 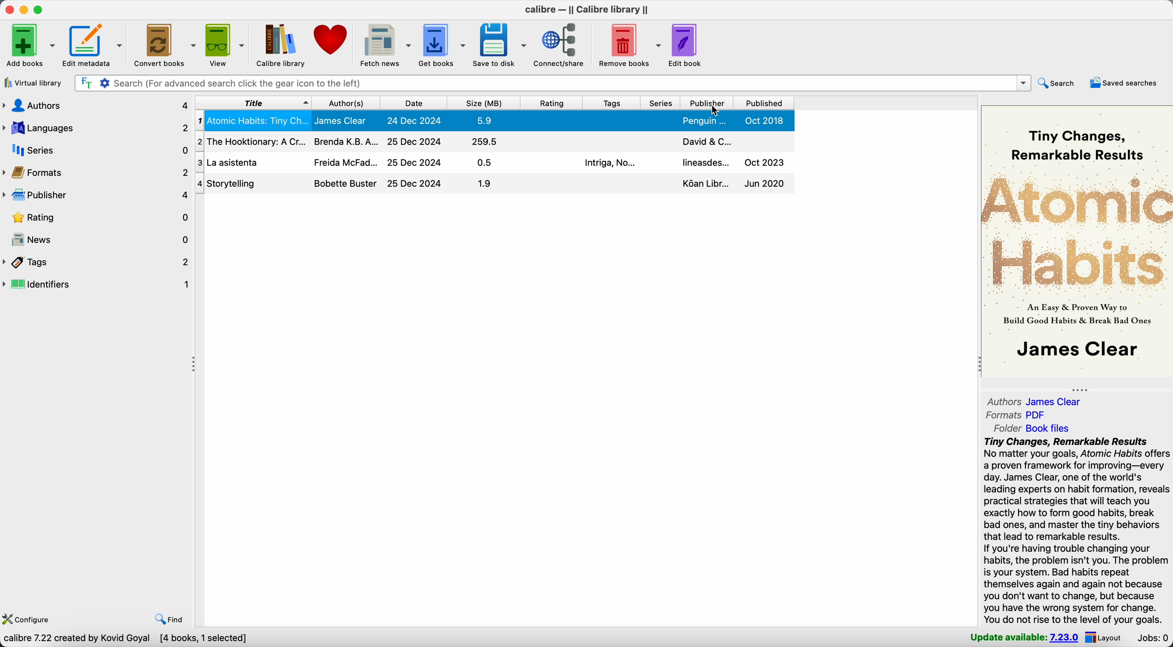 What do you see at coordinates (484, 103) in the screenshot?
I see `size` at bounding box center [484, 103].